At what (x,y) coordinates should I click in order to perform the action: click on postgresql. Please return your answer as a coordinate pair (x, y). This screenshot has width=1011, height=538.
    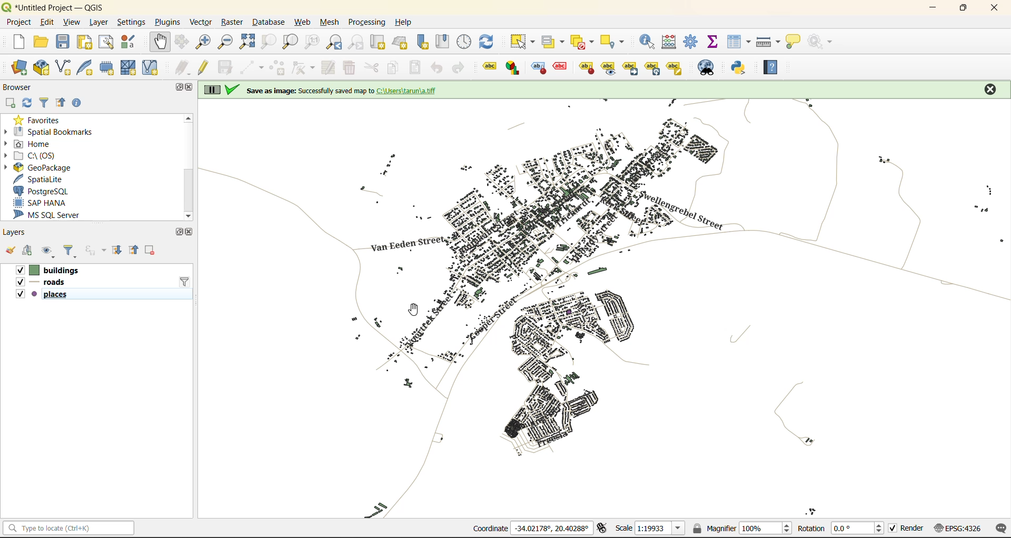
    Looking at the image, I should click on (44, 190).